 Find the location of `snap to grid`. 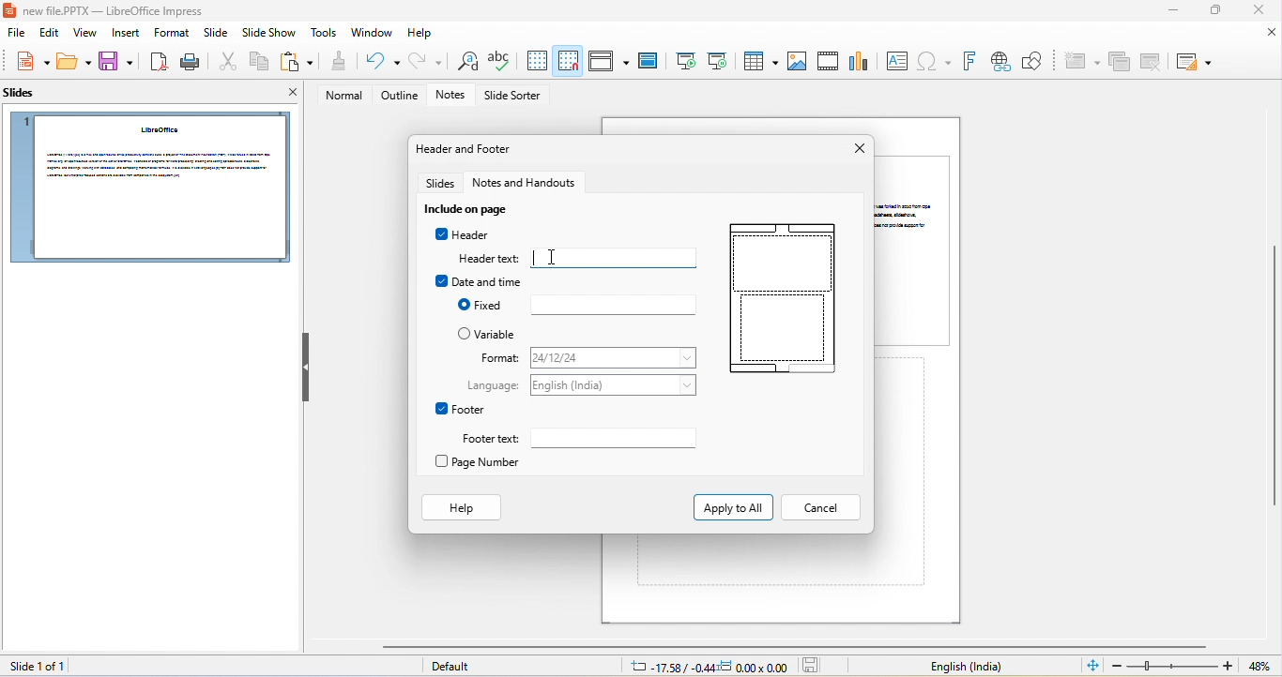

snap to grid is located at coordinates (569, 60).